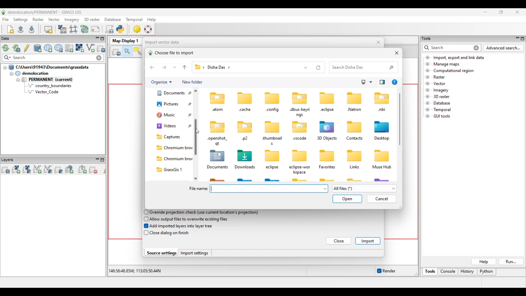 This screenshot has width=526, height=296. What do you see at coordinates (216, 97) in the screenshot?
I see `icon` at bounding box center [216, 97].